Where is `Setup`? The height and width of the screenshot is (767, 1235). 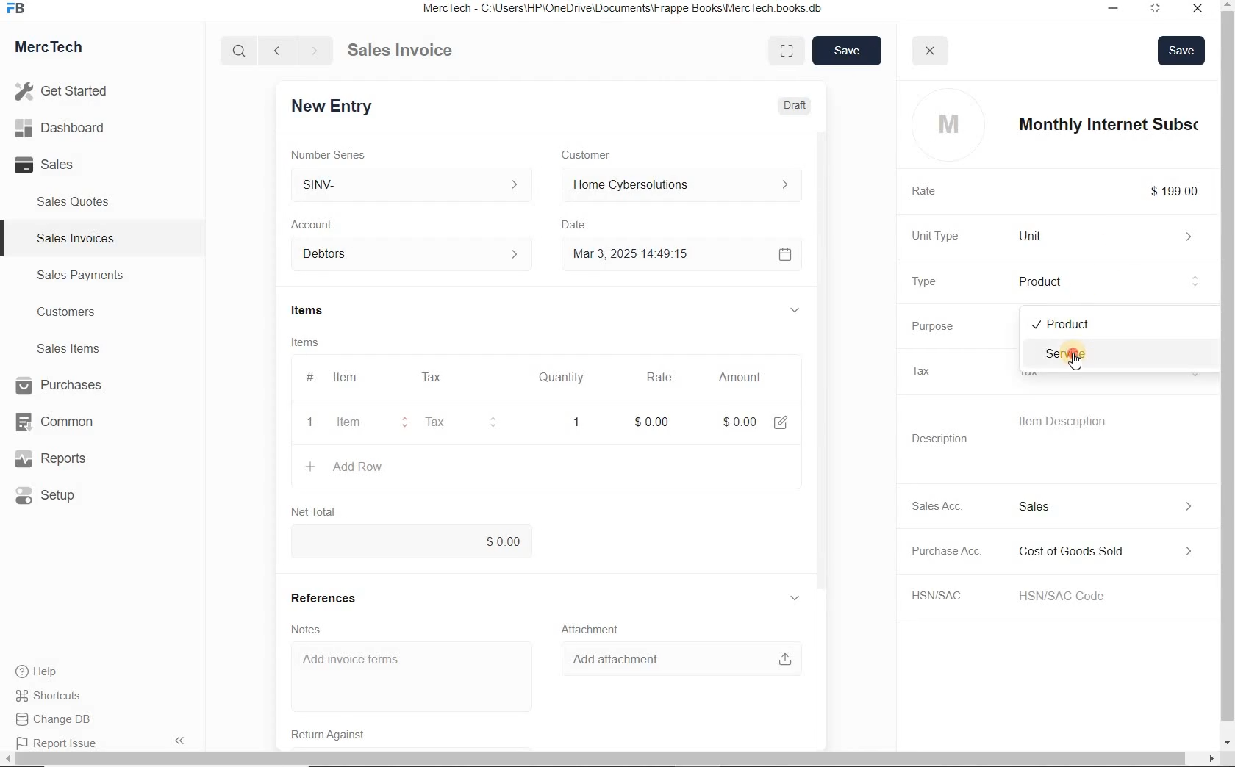
Setup is located at coordinates (62, 495).